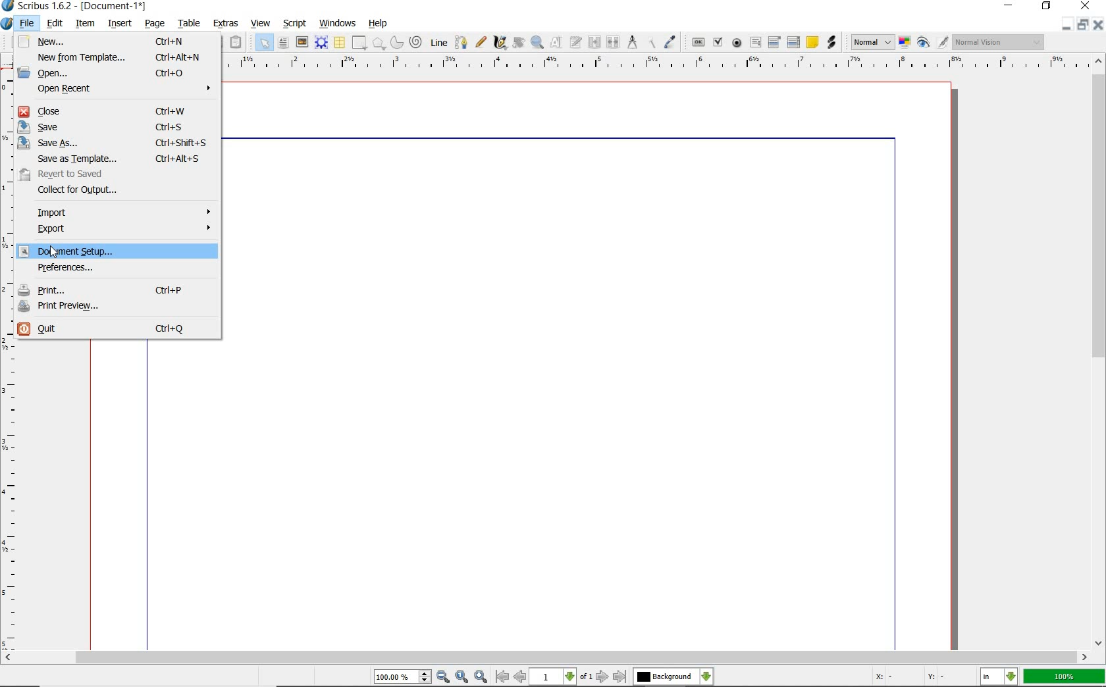 The width and height of the screenshot is (1106, 687). I want to click on select the current unit, so click(999, 676).